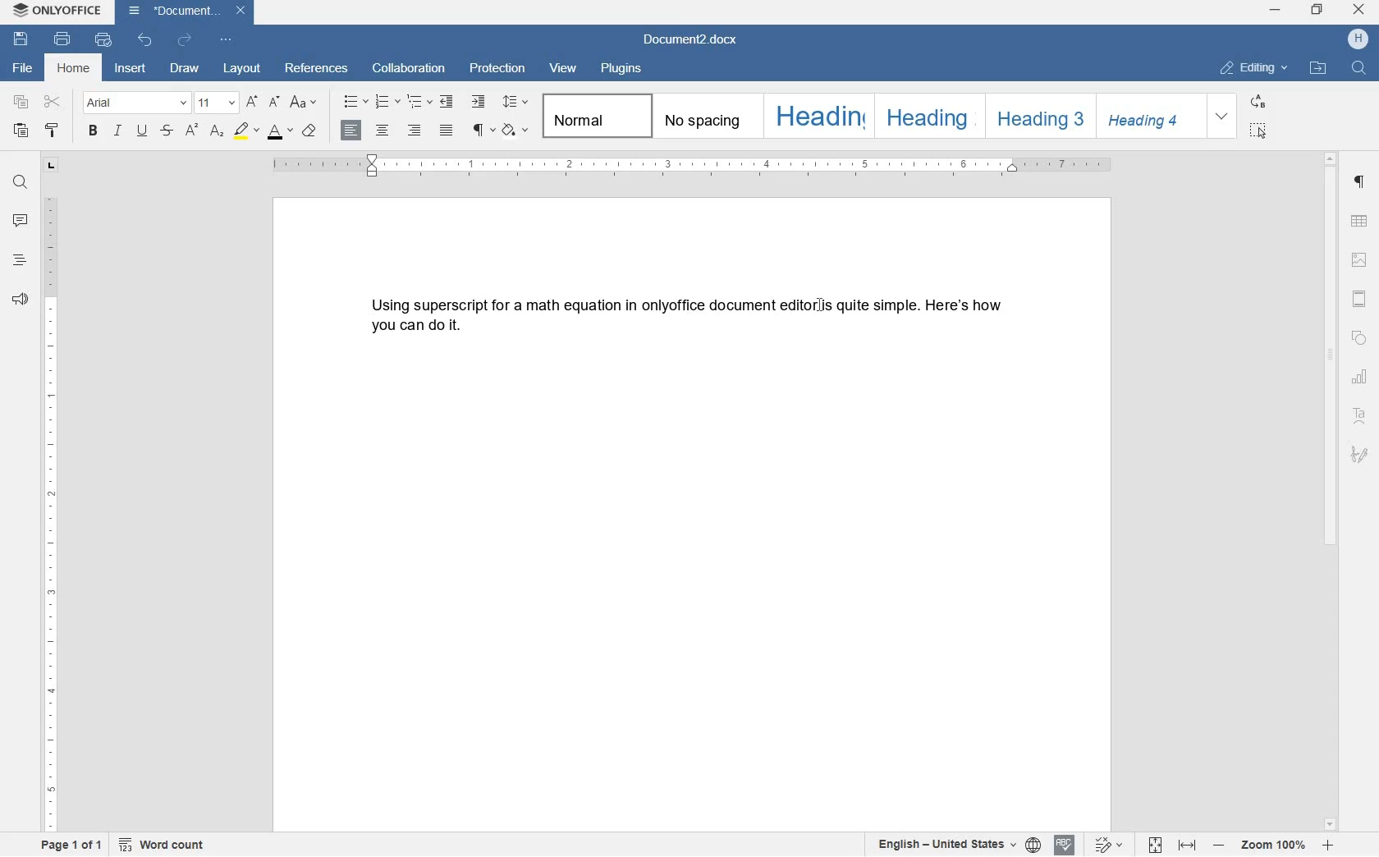 This screenshot has height=857, width=1379. What do you see at coordinates (1175, 845) in the screenshot?
I see `fit to page or fit to width` at bounding box center [1175, 845].